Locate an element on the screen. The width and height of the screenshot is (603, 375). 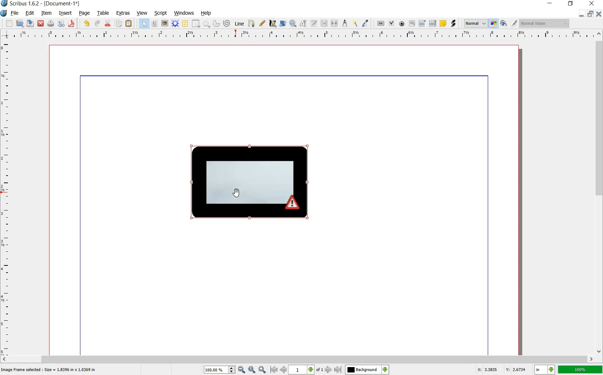
edit contents of frame is located at coordinates (303, 24).